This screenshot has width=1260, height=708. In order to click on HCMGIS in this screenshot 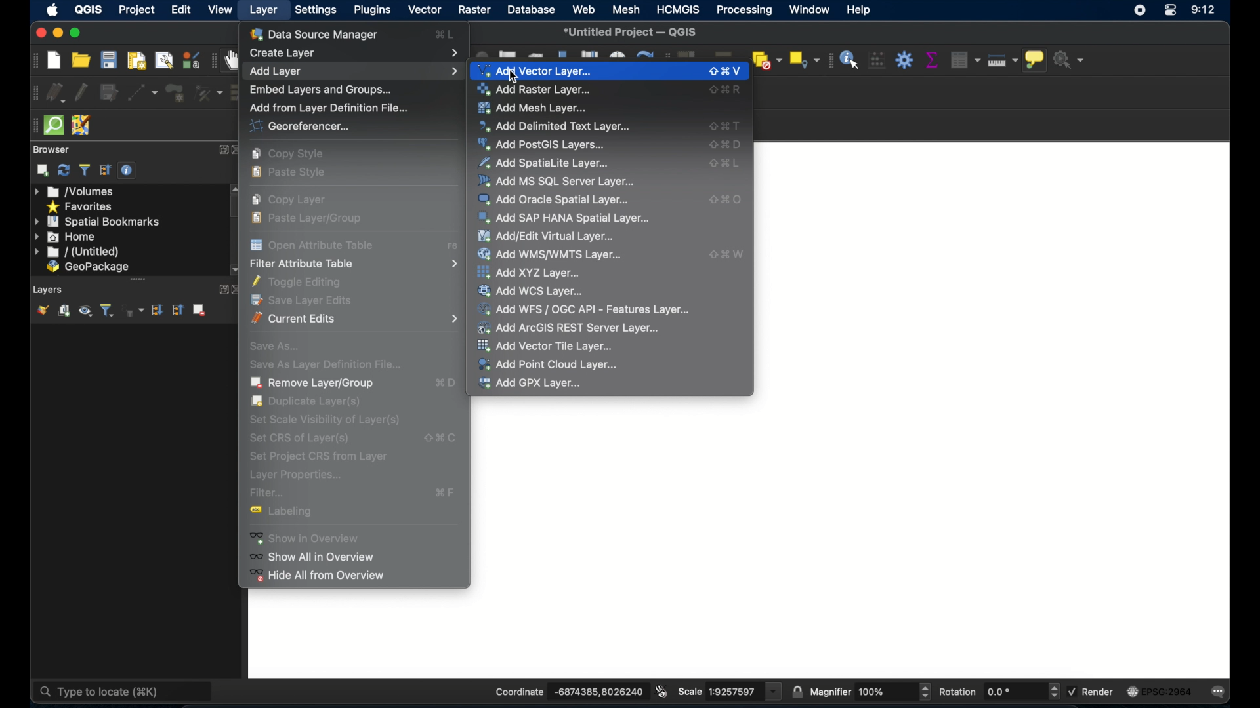, I will do `click(679, 9)`.